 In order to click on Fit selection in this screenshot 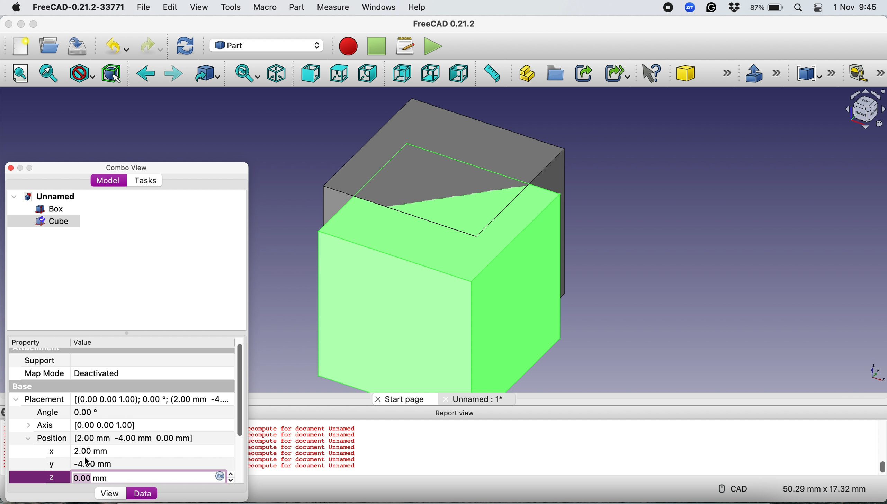, I will do `click(50, 74)`.